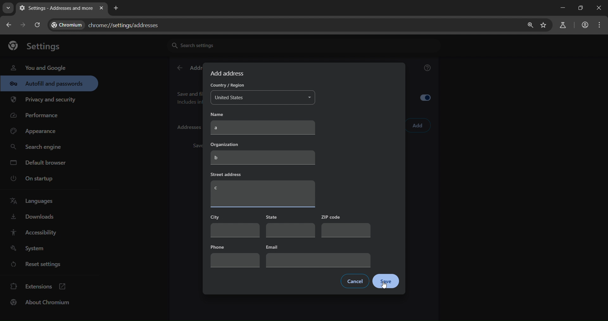 The height and width of the screenshot is (321, 608). I want to click on downloads, so click(32, 218).